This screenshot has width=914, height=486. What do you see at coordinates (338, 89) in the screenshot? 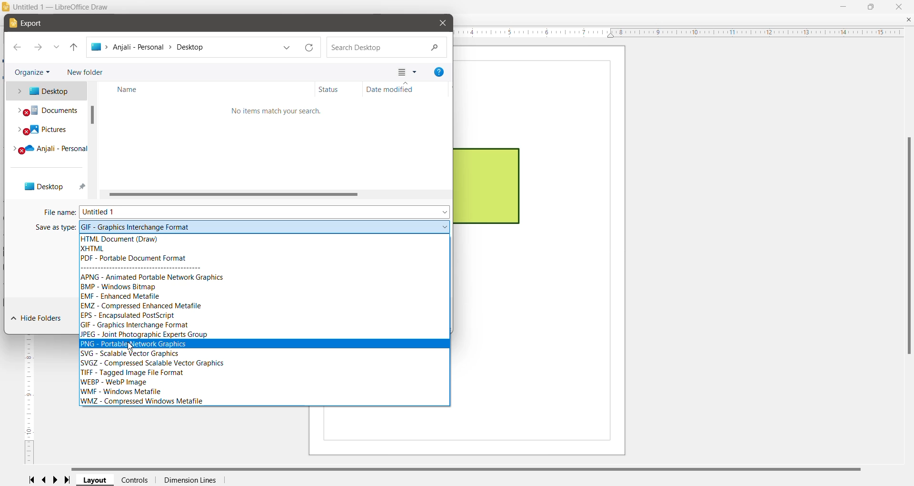
I see `Status` at bounding box center [338, 89].